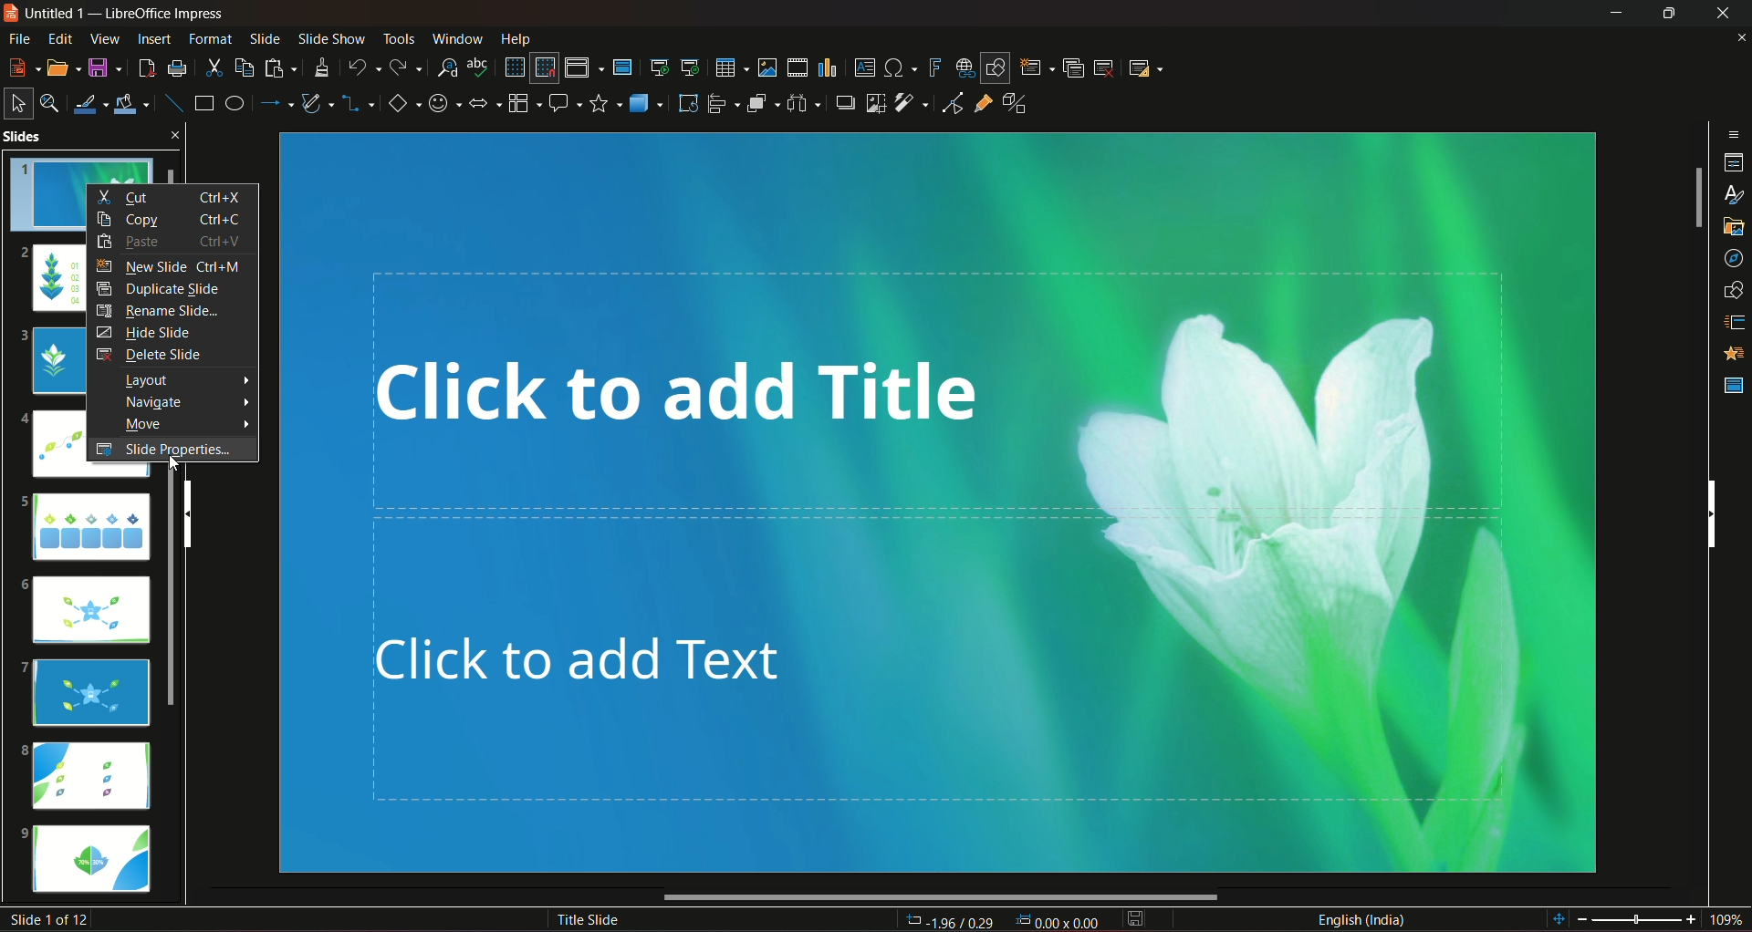  Describe the element at coordinates (874, 102) in the screenshot. I see `crop image` at that location.